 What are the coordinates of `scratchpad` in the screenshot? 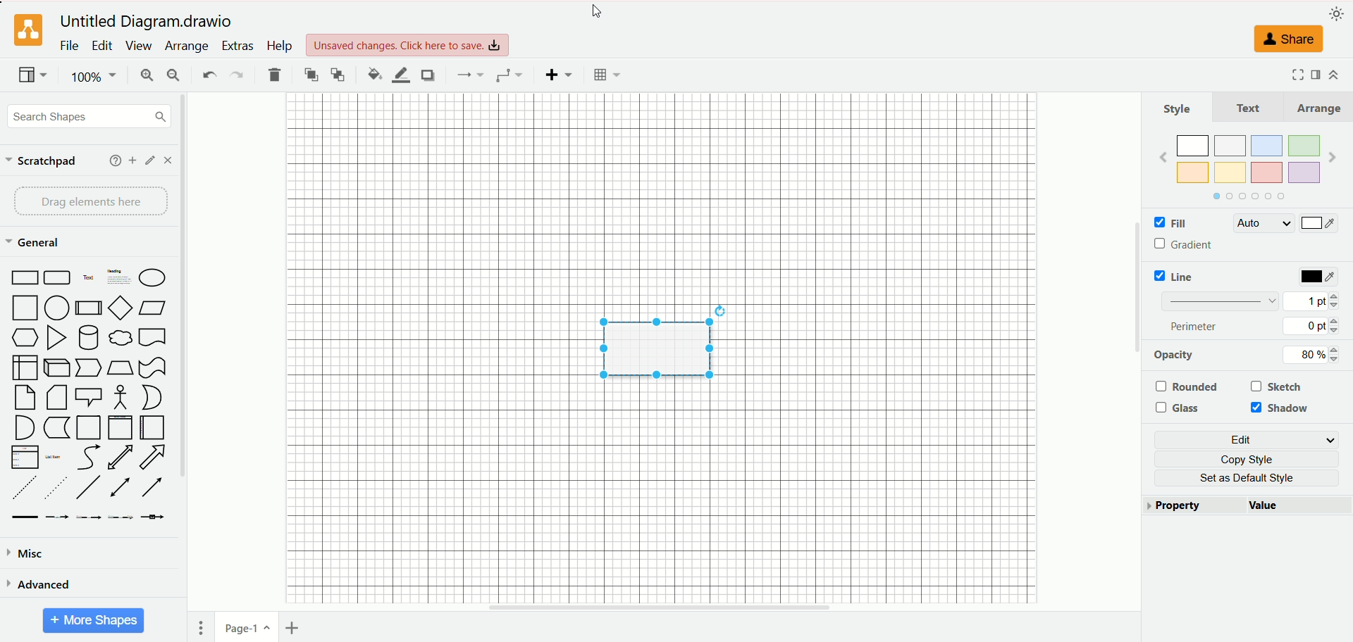 It's located at (42, 162).